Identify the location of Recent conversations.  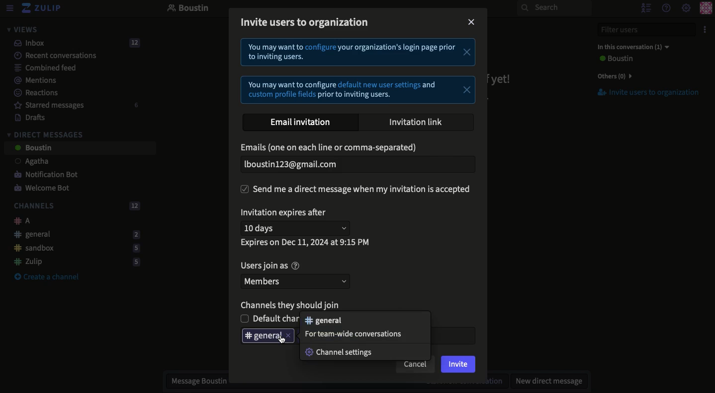
(49, 55).